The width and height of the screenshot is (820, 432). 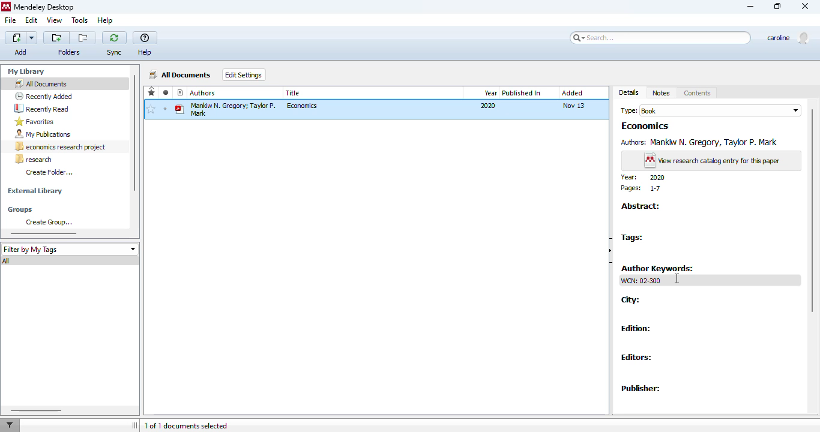 What do you see at coordinates (490, 93) in the screenshot?
I see `year` at bounding box center [490, 93].